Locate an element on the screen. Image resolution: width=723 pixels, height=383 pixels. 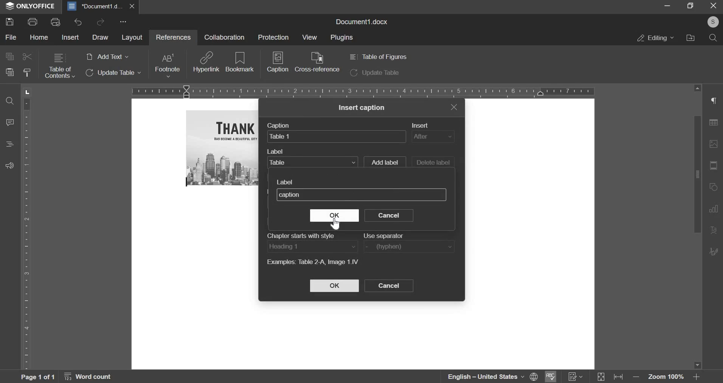
rotate is located at coordinates (715, 188).